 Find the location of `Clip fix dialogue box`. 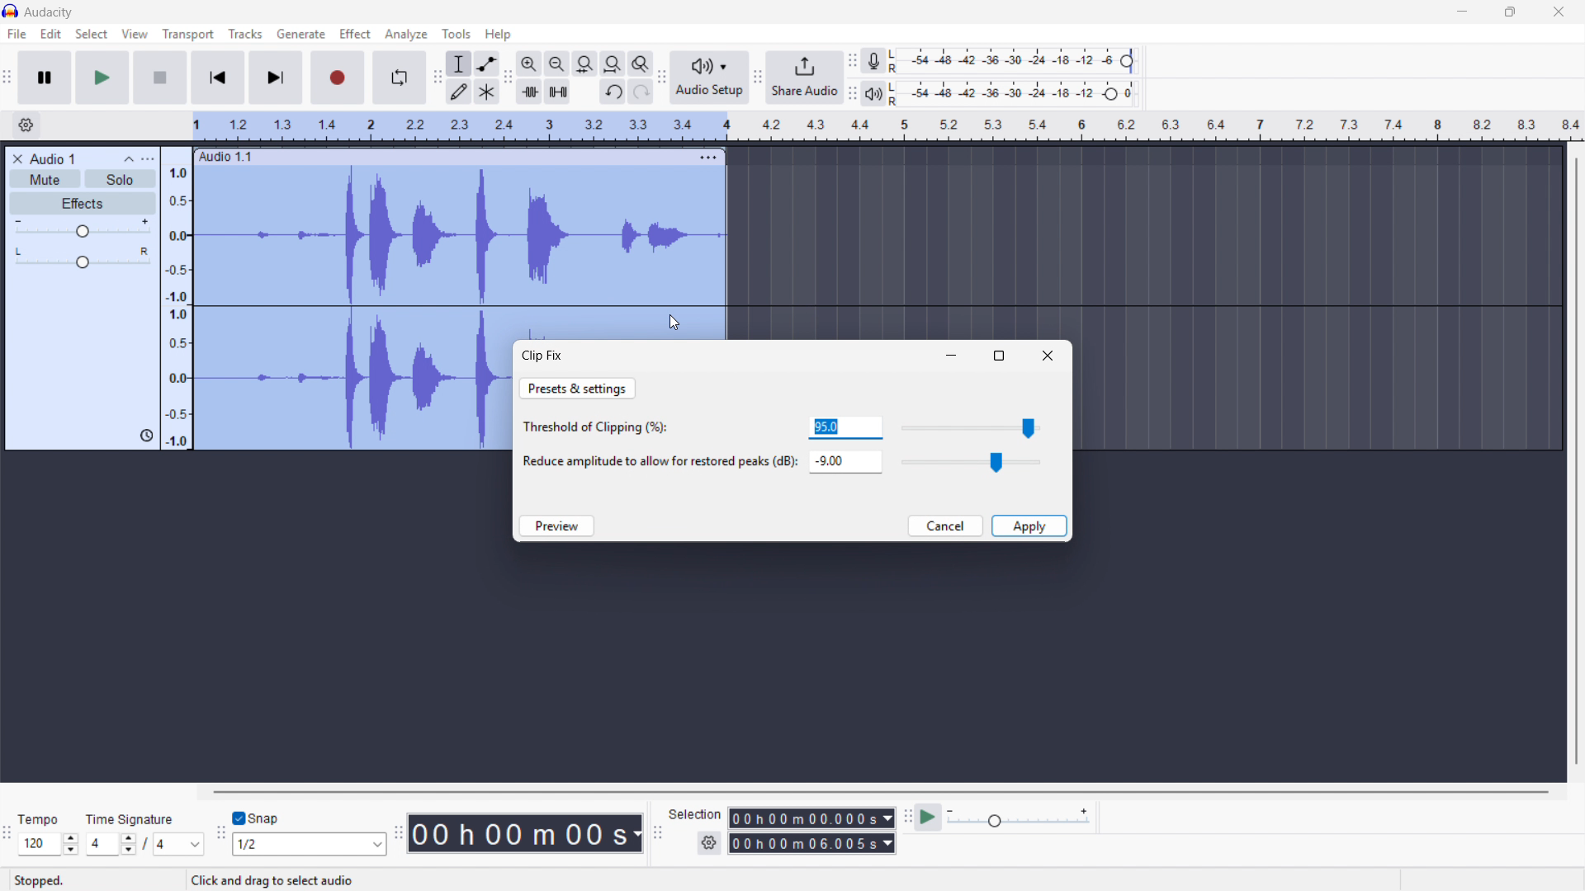

Clip fix dialogue box is located at coordinates (543, 356).